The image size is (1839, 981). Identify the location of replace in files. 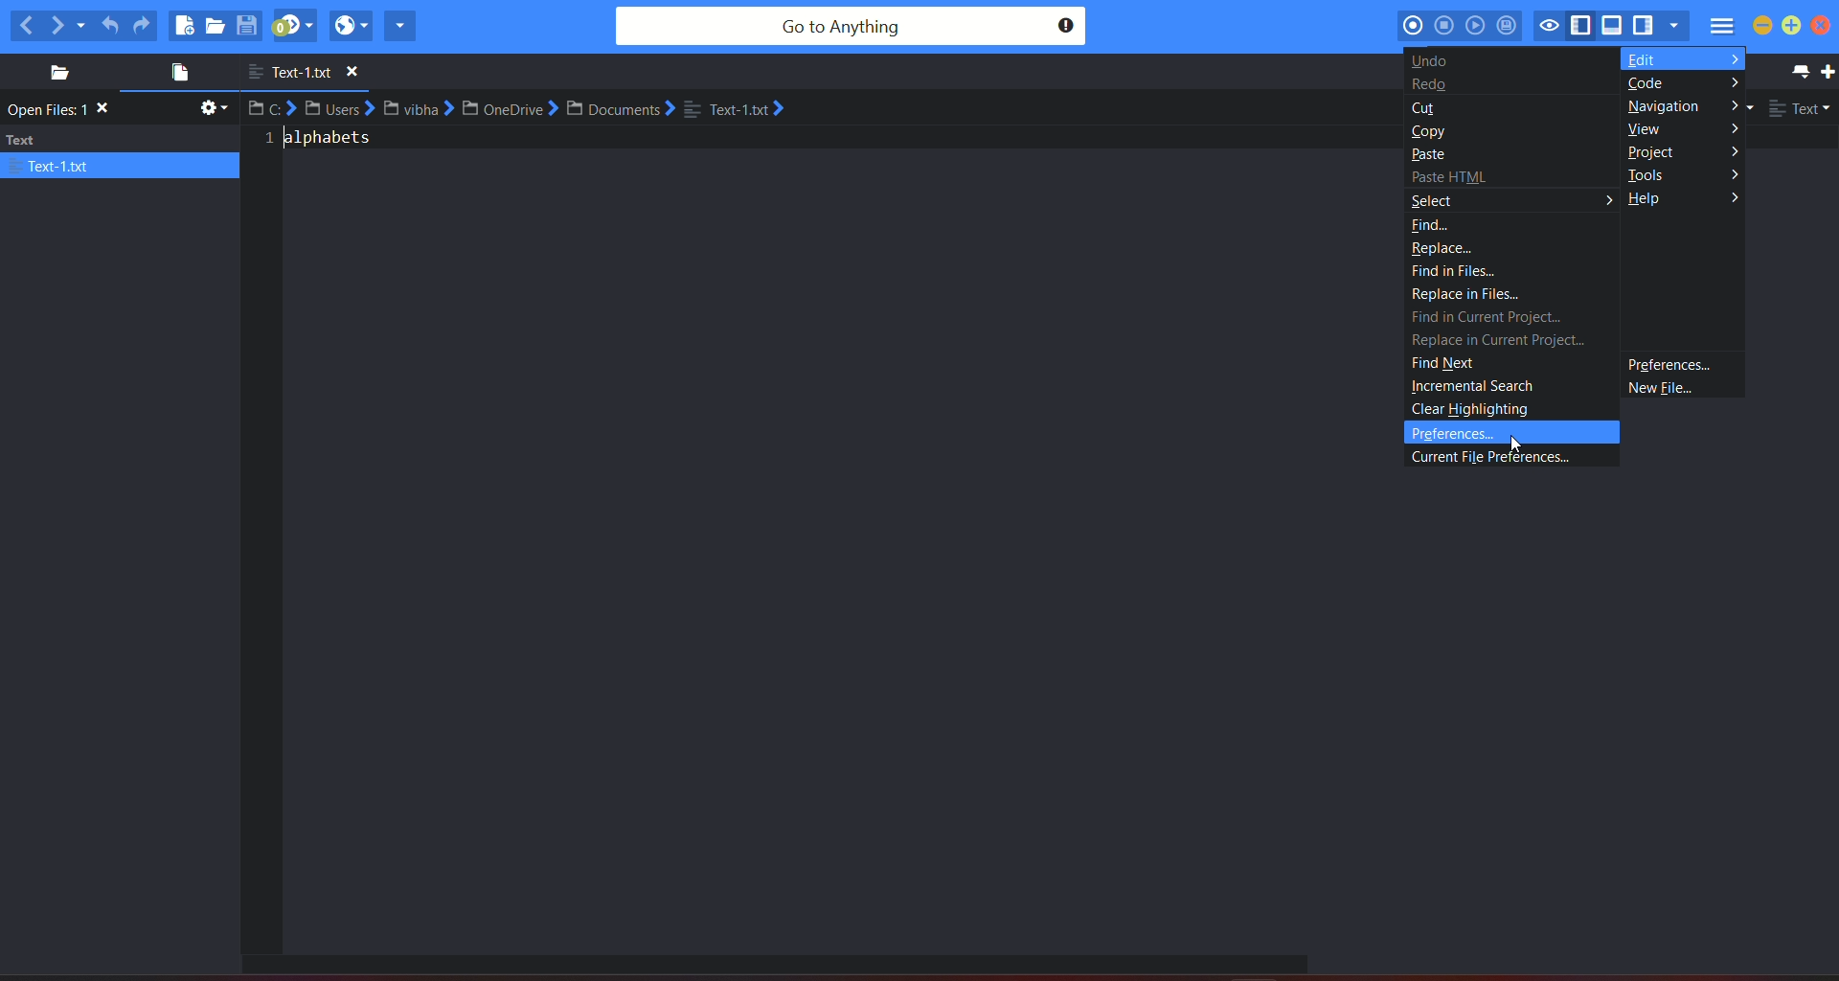
(1469, 293).